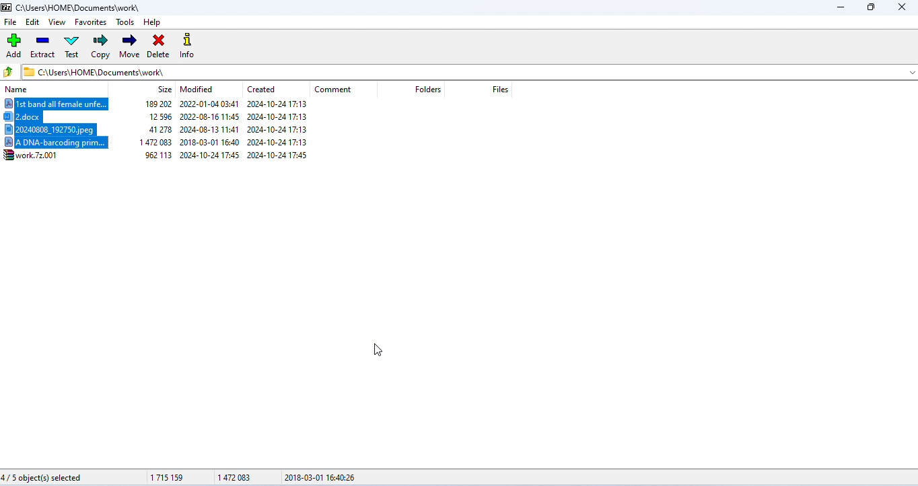  I want to click on CAUsers\HOME\Documents\work\, so click(71, 7).